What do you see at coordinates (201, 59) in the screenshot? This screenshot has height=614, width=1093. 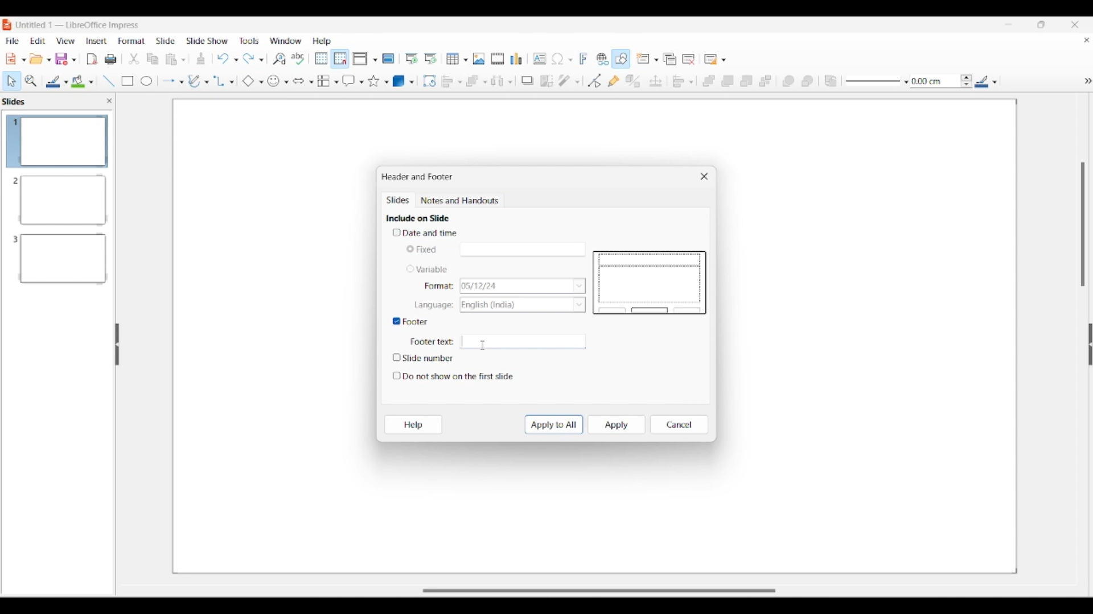 I see `Download` at bounding box center [201, 59].